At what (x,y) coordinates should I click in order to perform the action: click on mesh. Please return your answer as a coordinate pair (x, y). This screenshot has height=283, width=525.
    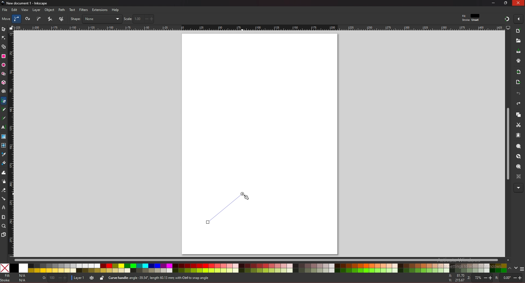
    Looking at the image, I should click on (3, 145).